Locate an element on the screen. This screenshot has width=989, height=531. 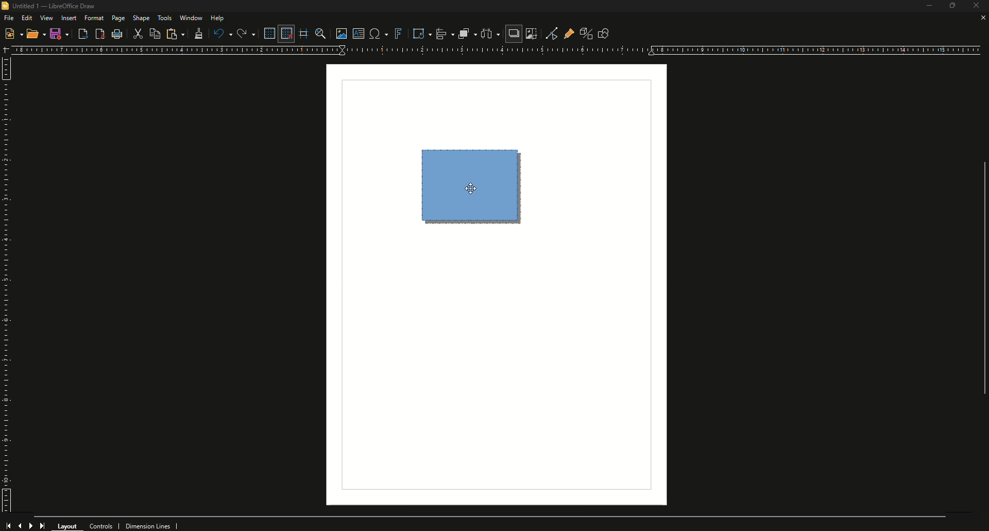
Open is located at coordinates (36, 35).